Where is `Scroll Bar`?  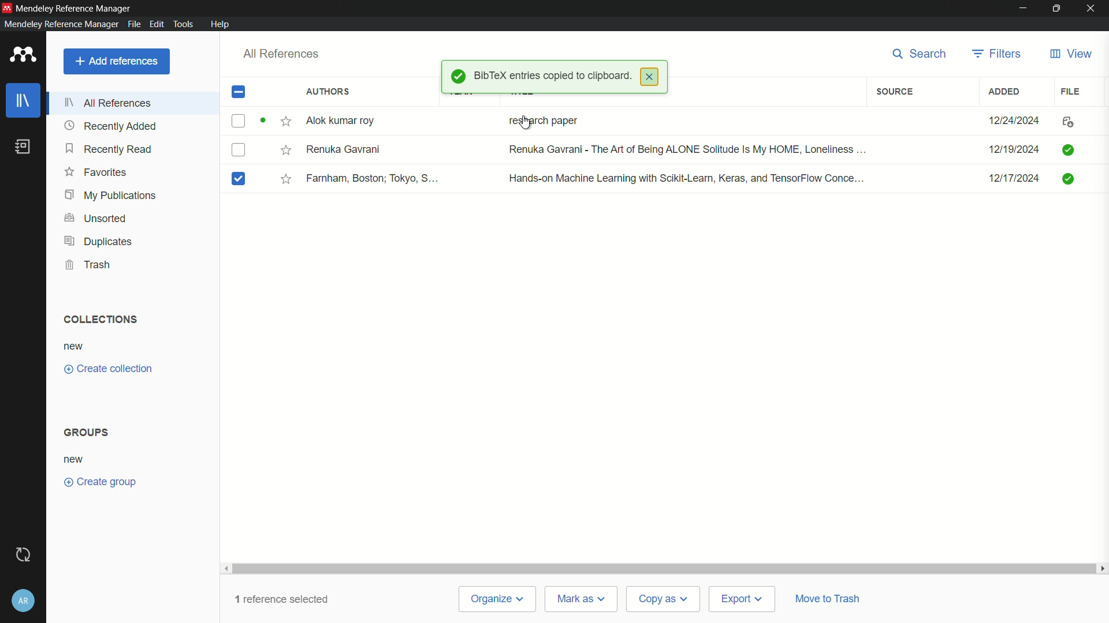 Scroll Bar is located at coordinates (661, 569).